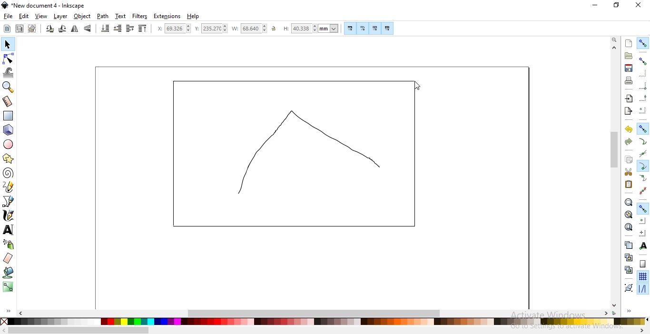 The width and height of the screenshot is (650, 334). Describe the element at coordinates (41, 17) in the screenshot. I see `view` at that location.